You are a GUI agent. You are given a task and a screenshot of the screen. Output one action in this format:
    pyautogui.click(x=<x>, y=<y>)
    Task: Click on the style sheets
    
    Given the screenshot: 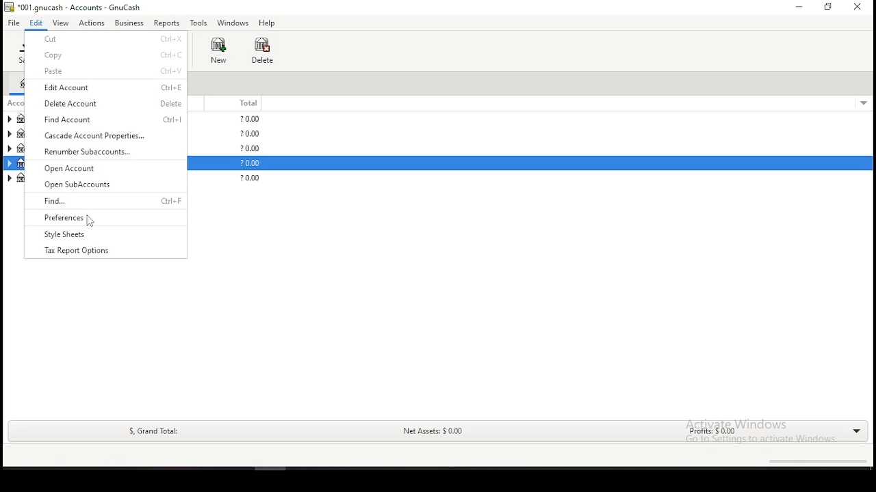 What is the action you would take?
    pyautogui.click(x=98, y=234)
    